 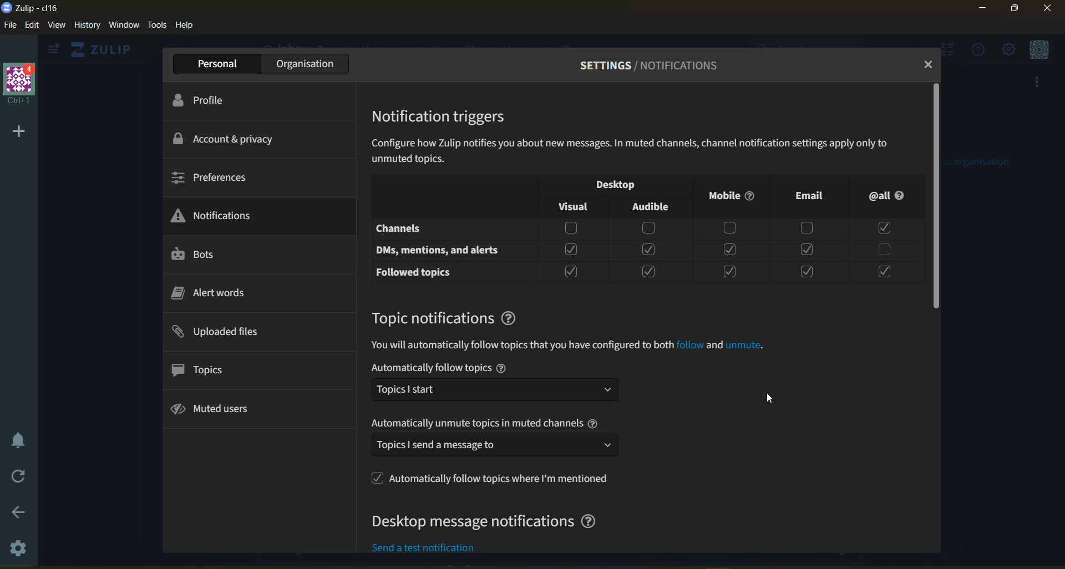 What do you see at coordinates (55, 50) in the screenshot?
I see `view side bar` at bounding box center [55, 50].